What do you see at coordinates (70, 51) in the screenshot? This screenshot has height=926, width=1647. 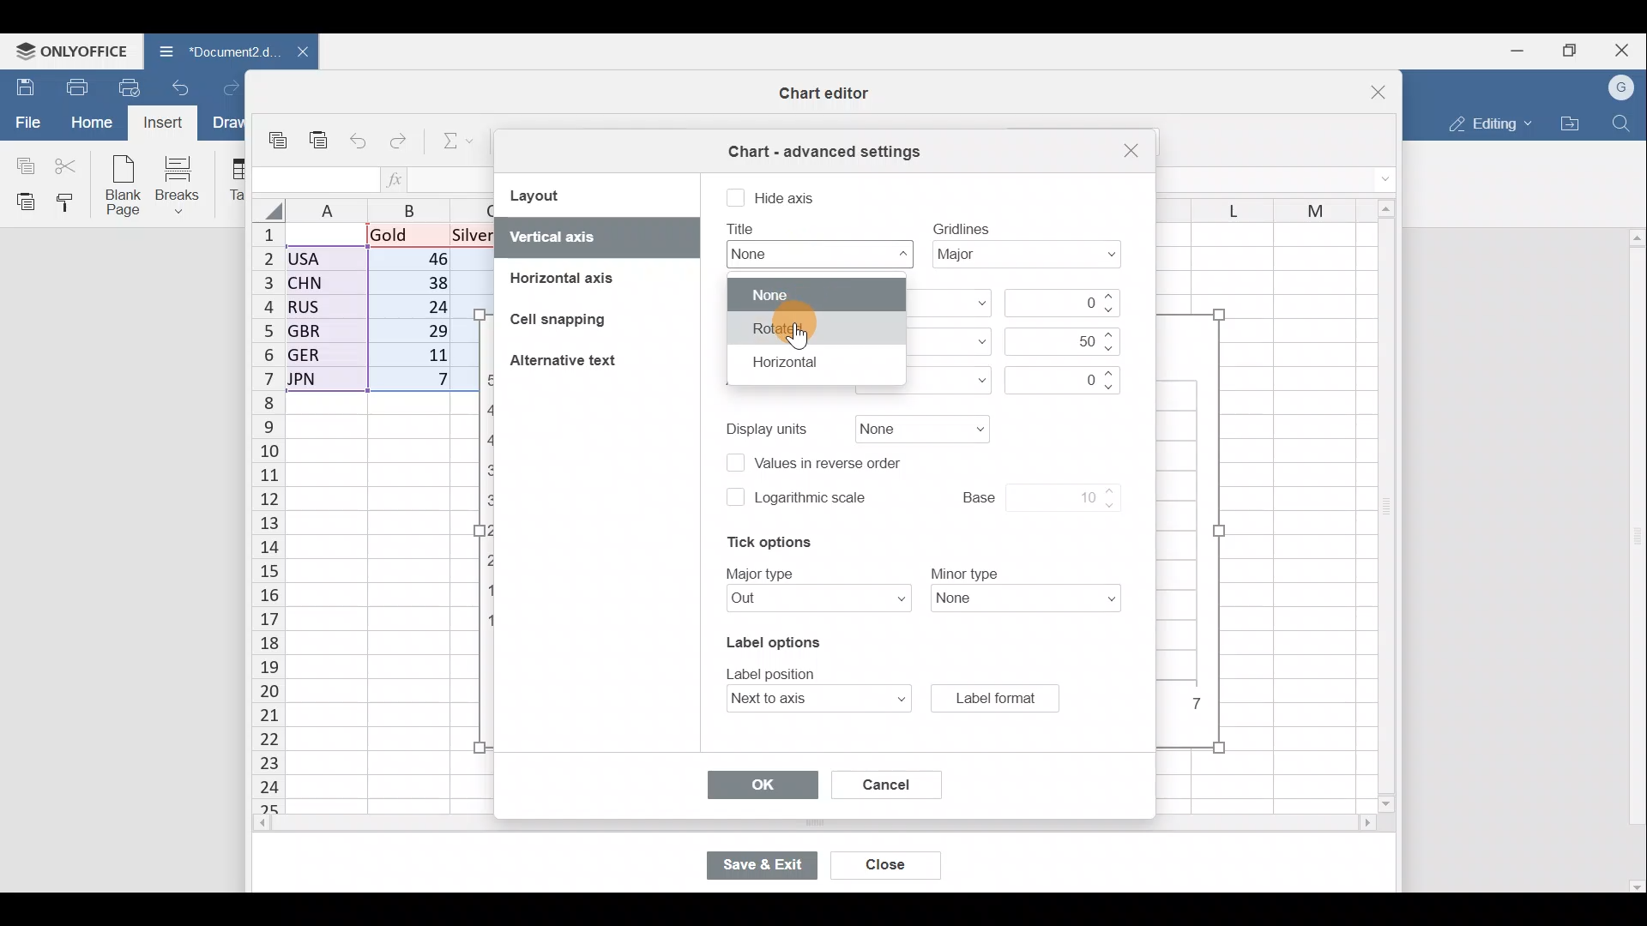 I see `ONLYOFFICE Menu` at bounding box center [70, 51].